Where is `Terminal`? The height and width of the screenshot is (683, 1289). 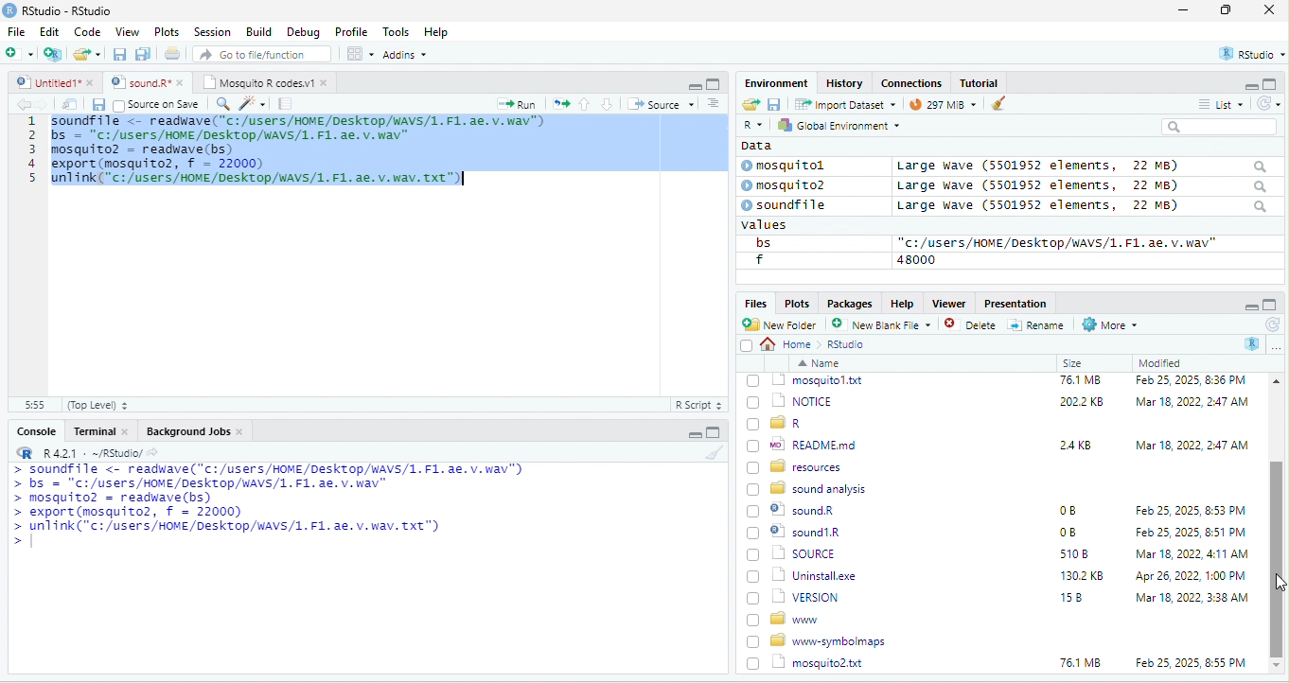 Terminal is located at coordinates (101, 430).